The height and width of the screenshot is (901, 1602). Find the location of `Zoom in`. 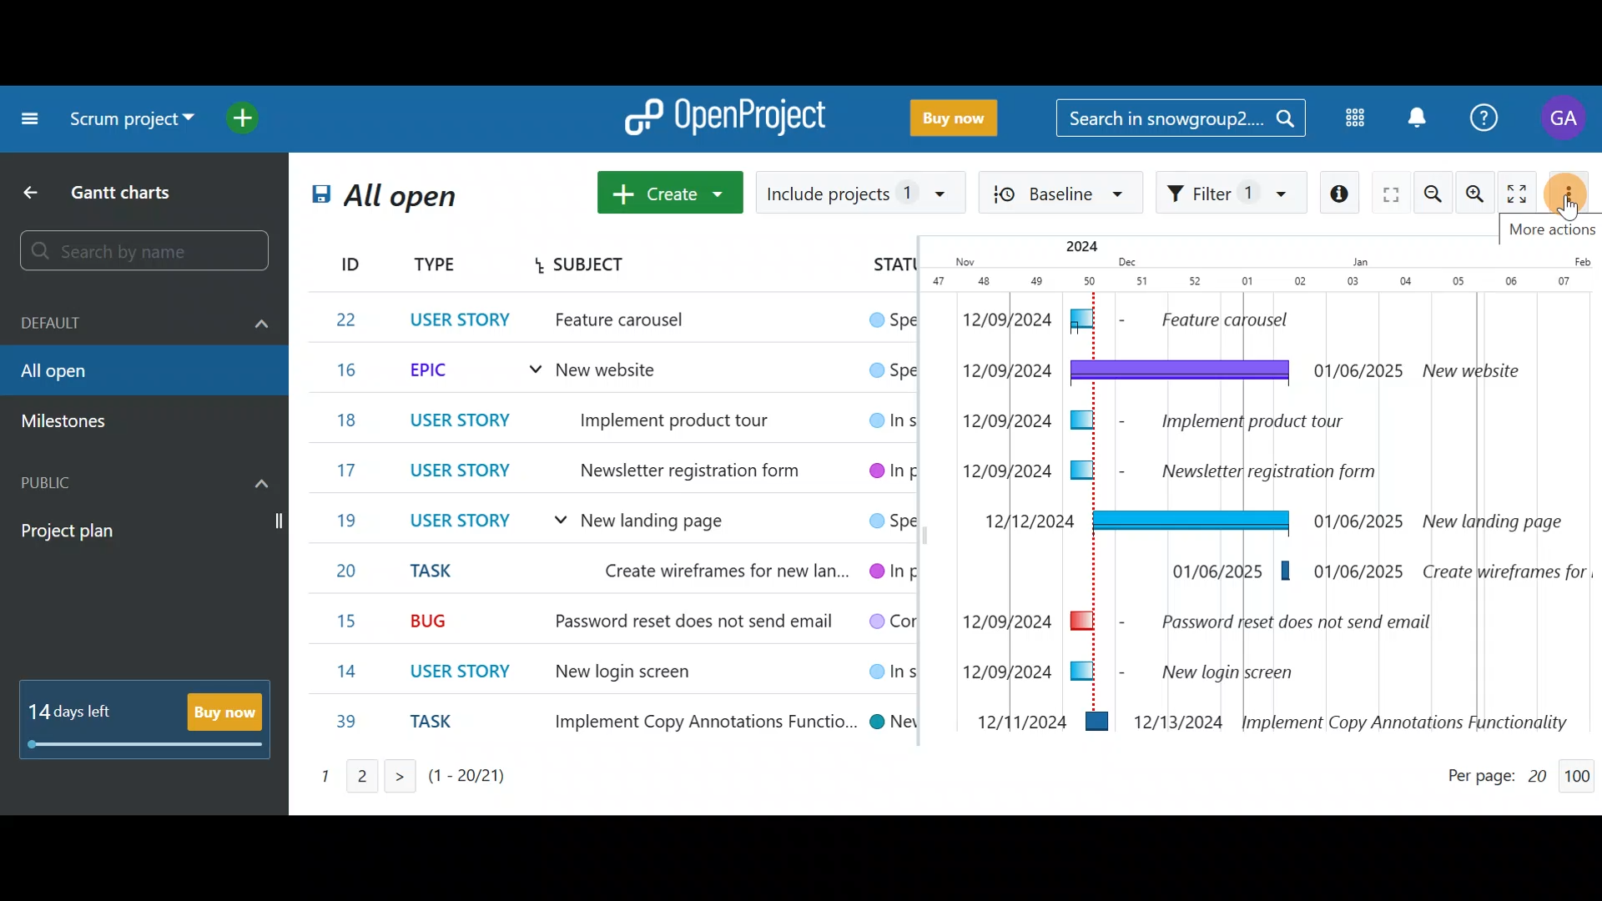

Zoom in is located at coordinates (1477, 194).